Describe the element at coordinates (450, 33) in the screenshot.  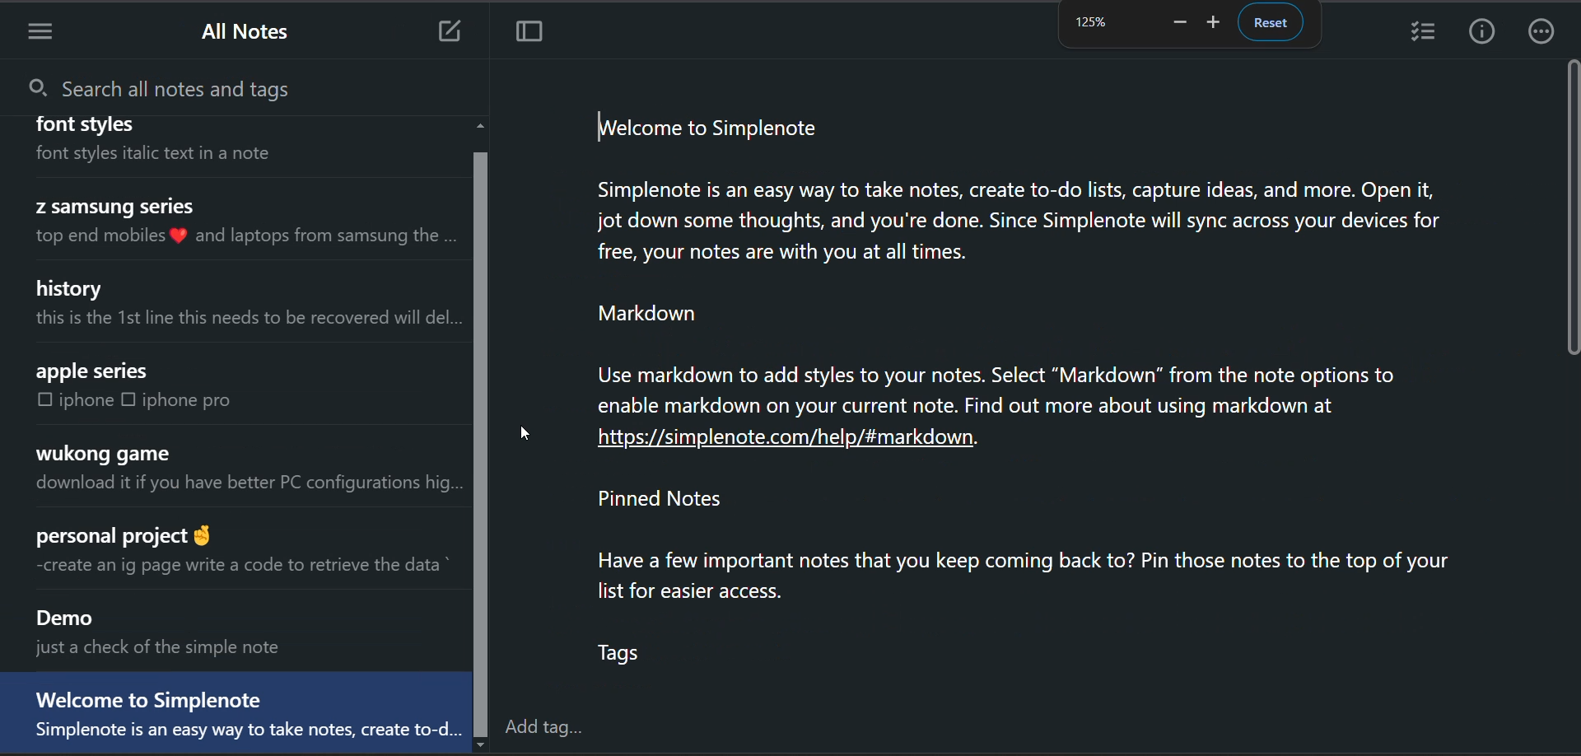
I see `add new note` at that location.